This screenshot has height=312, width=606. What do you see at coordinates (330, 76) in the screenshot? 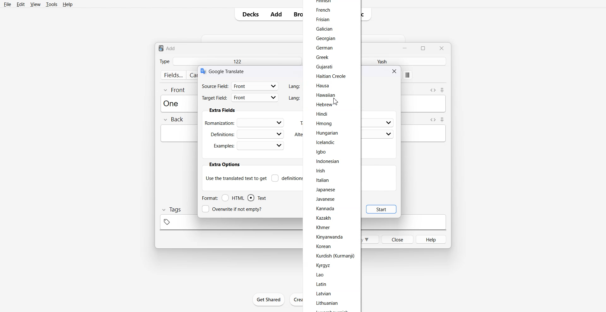
I see `Haitian Creole` at bounding box center [330, 76].